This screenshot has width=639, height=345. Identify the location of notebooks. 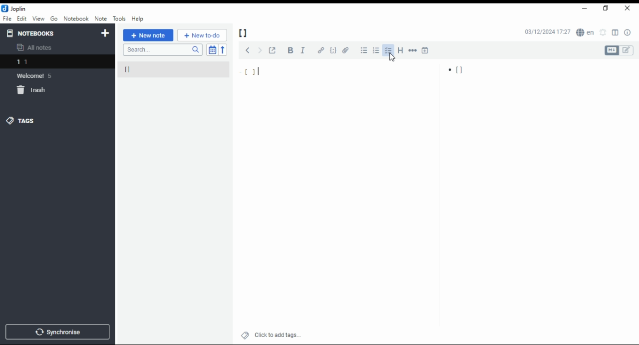
(36, 33).